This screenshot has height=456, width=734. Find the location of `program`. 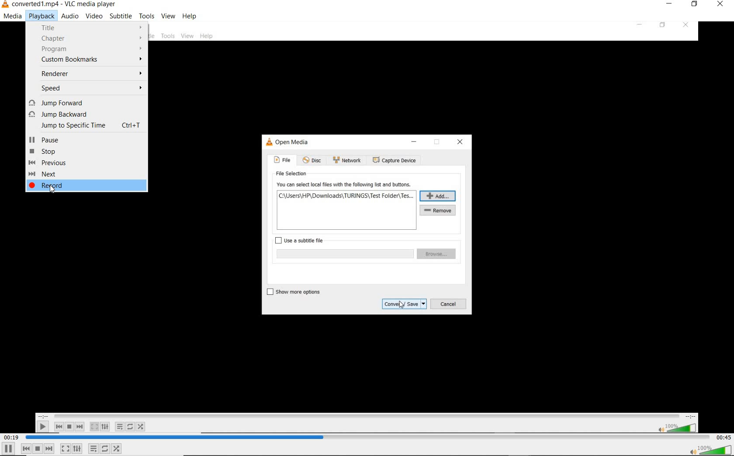

program is located at coordinates (90, 49).